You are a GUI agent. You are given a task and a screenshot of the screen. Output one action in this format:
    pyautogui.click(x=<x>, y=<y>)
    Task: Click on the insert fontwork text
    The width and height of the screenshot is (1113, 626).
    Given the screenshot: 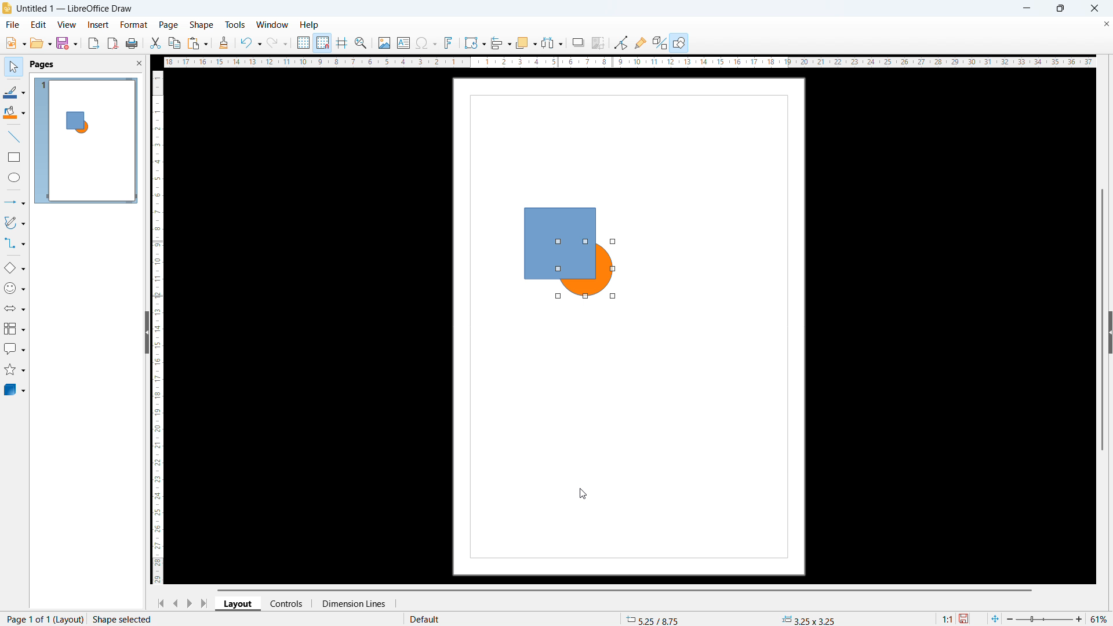 What is the action you would take?
    pyautogui.click(x=449, y=42)
    